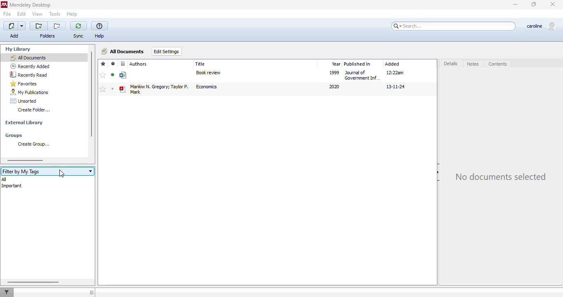 The height and width of the screenshot is (297, 563). What do you see at coordinates (23, 101) in the screenshot?
I see `unsorted` at bounding box center [23, 101].